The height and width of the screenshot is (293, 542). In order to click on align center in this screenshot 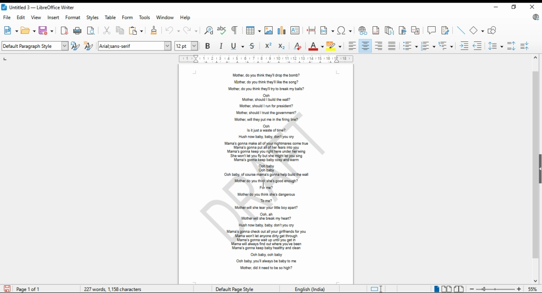, I will do `click(365, 46)`.